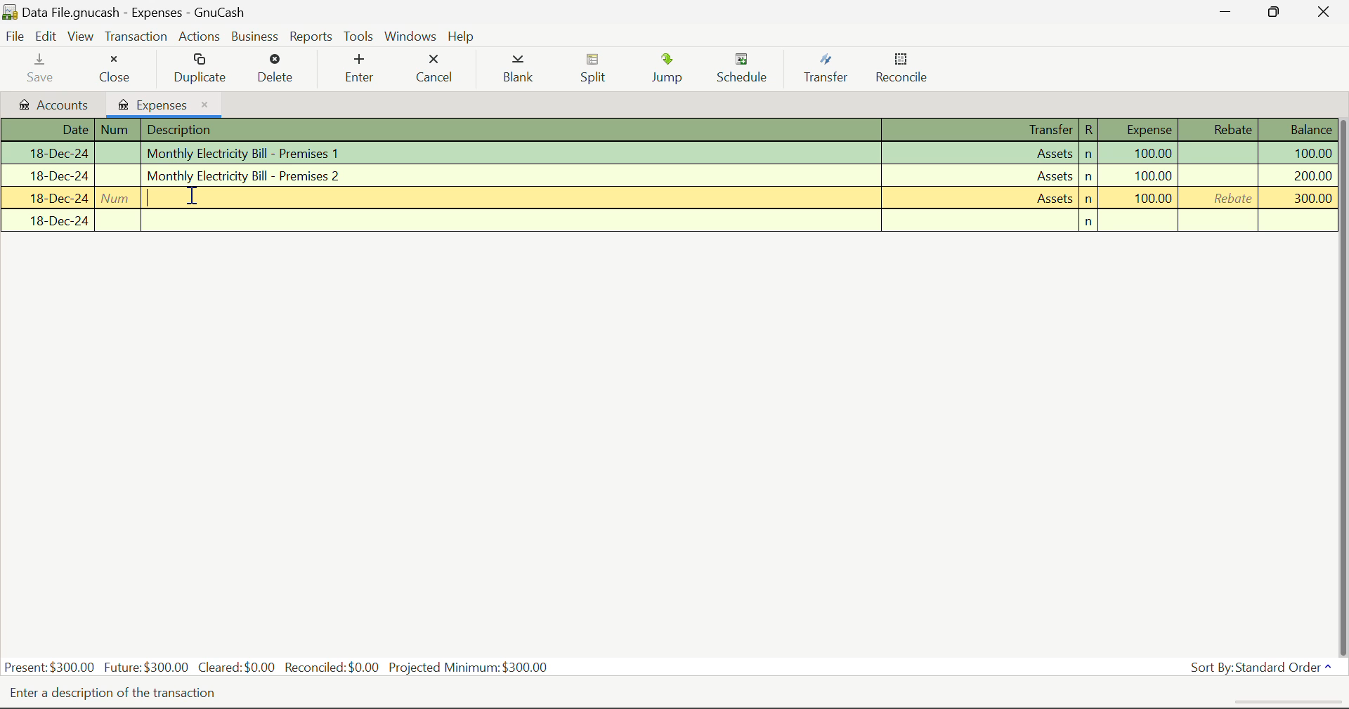  Describe the element at coordinates (199, 37) in the screenshot. I see `Actions` at that location.